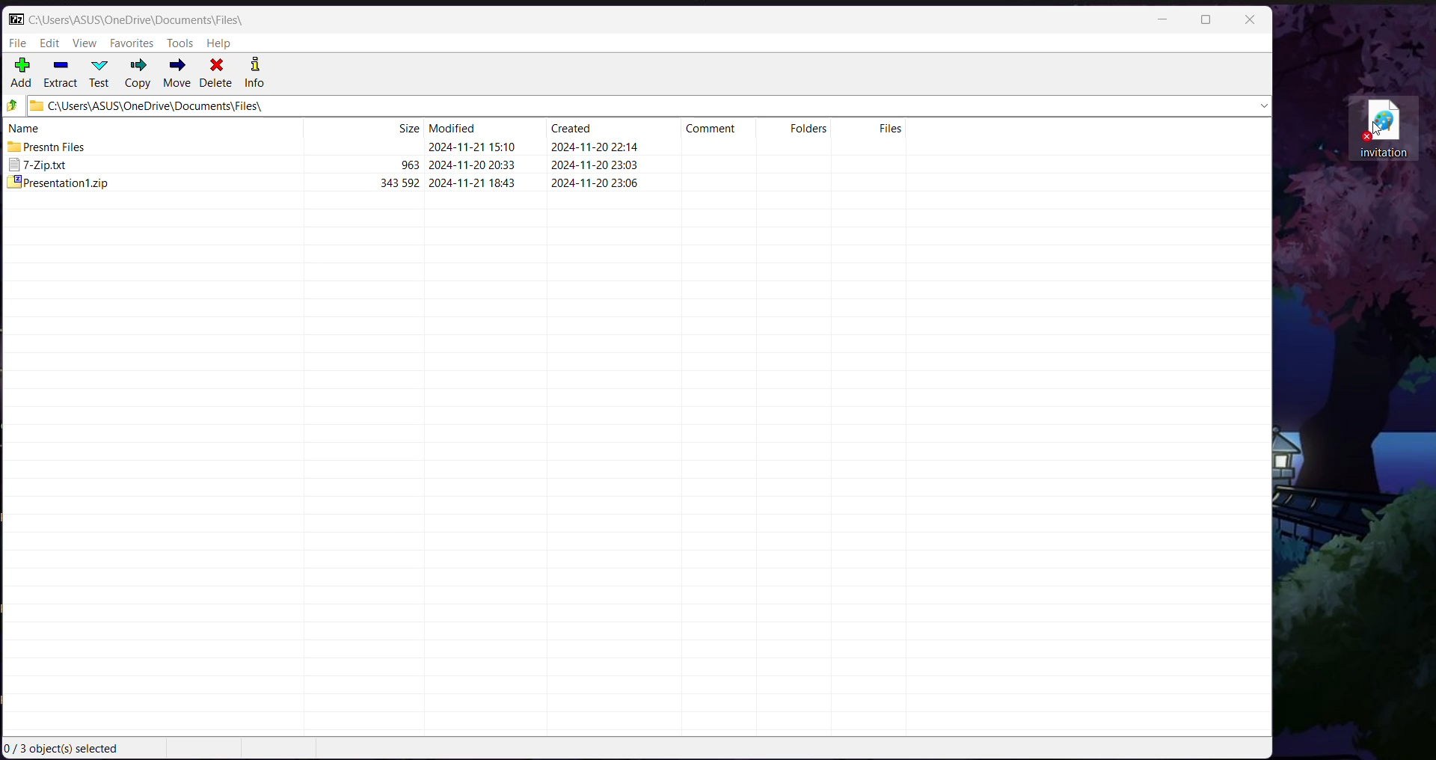 The height and width of the screenshot is (760, 1436). Describe the element at coordinates (218, 74) in the screenshot. I see `Delete` at that location.